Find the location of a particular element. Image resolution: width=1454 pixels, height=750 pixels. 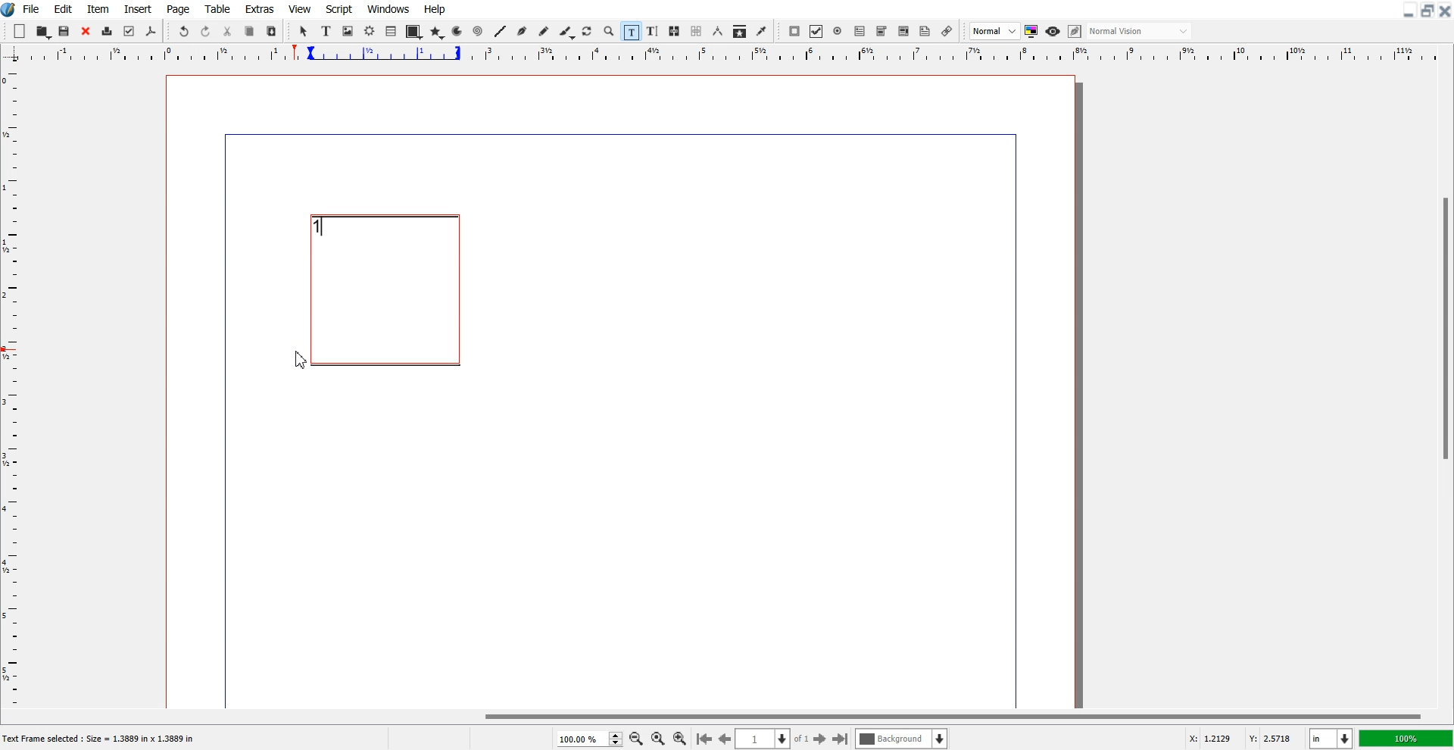

Copy item properties is located at coordinates (740, 32).